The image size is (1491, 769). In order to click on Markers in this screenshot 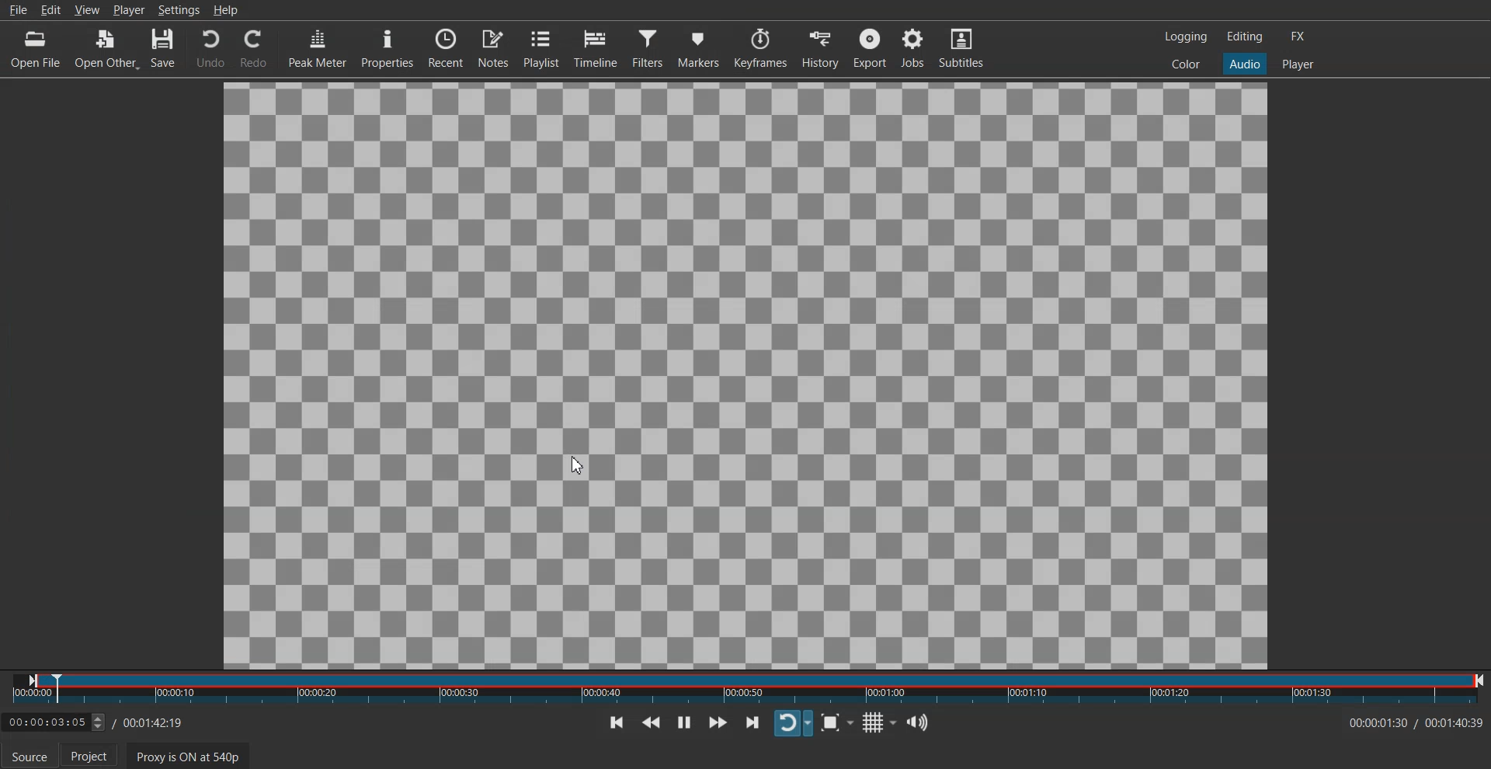, I will do `click(698, 48)`.